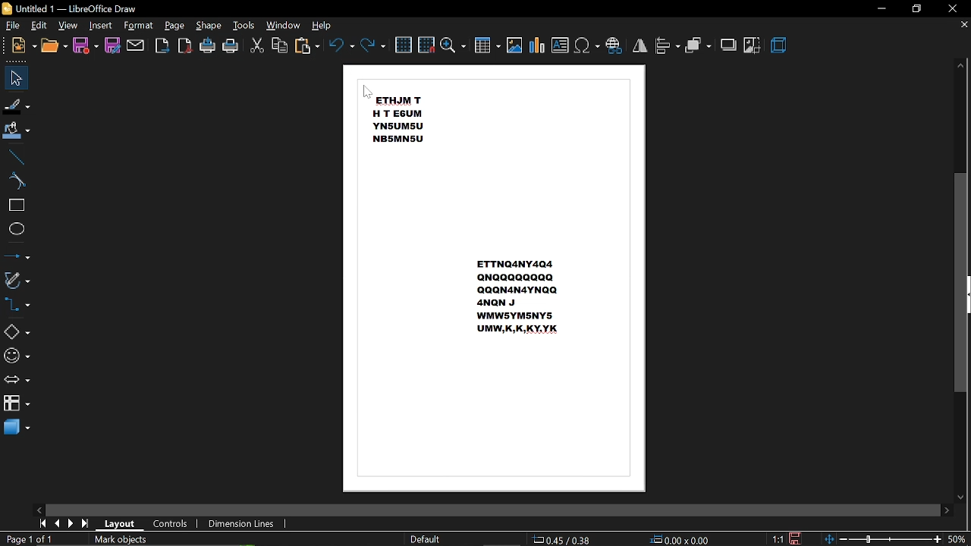  Describe the element at coordinates (699, 45) in the screenshot. I see `arrange` at that location.